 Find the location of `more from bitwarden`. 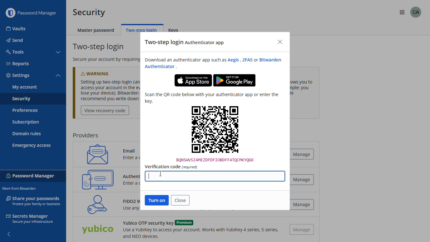

more from bitwarden is located at coordinates (19, 188).